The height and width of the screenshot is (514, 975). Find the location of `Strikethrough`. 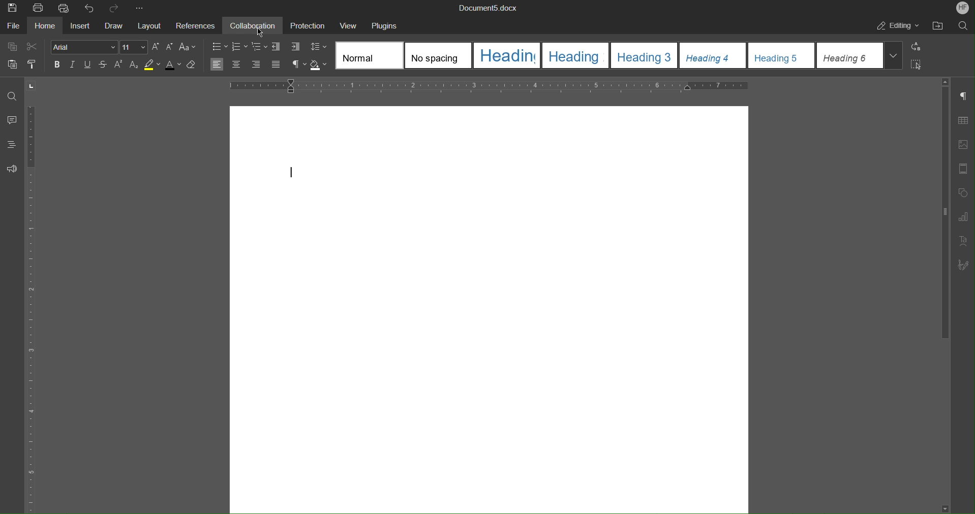

Strikethrough is located at coordinates (103, 67).